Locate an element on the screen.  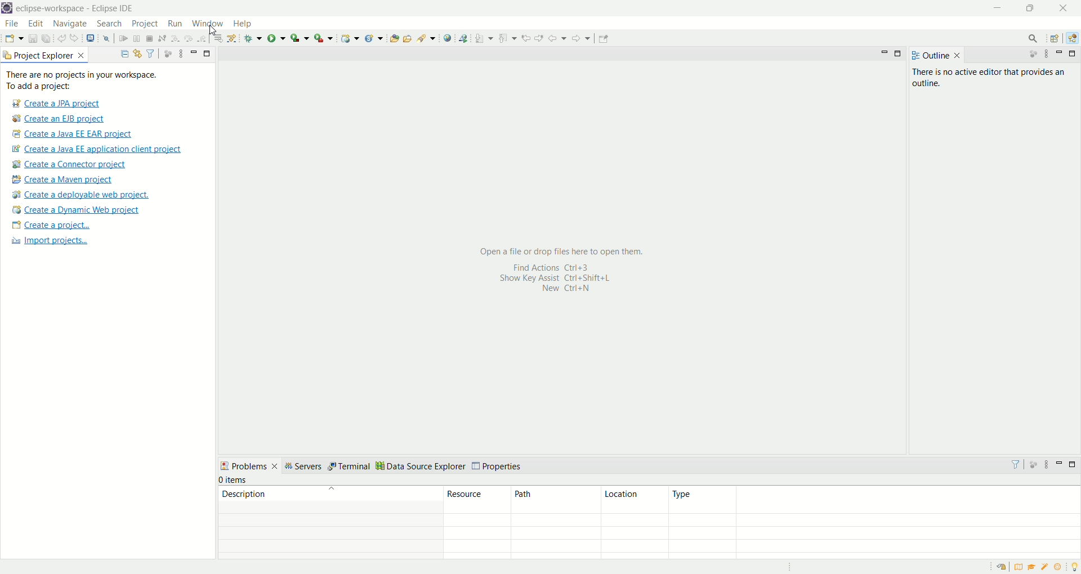
create a Java EE application client project is located at coordinates (96, 151).